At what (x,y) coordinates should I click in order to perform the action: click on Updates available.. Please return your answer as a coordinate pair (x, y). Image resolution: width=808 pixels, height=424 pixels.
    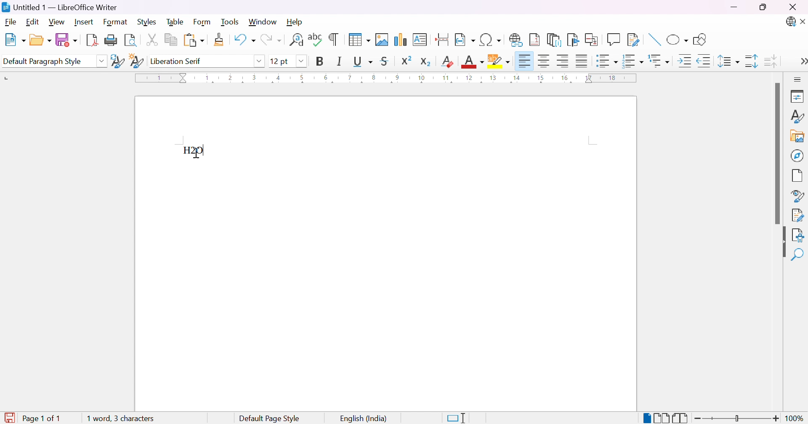
    Looking at the image, I should click on (790, 22).